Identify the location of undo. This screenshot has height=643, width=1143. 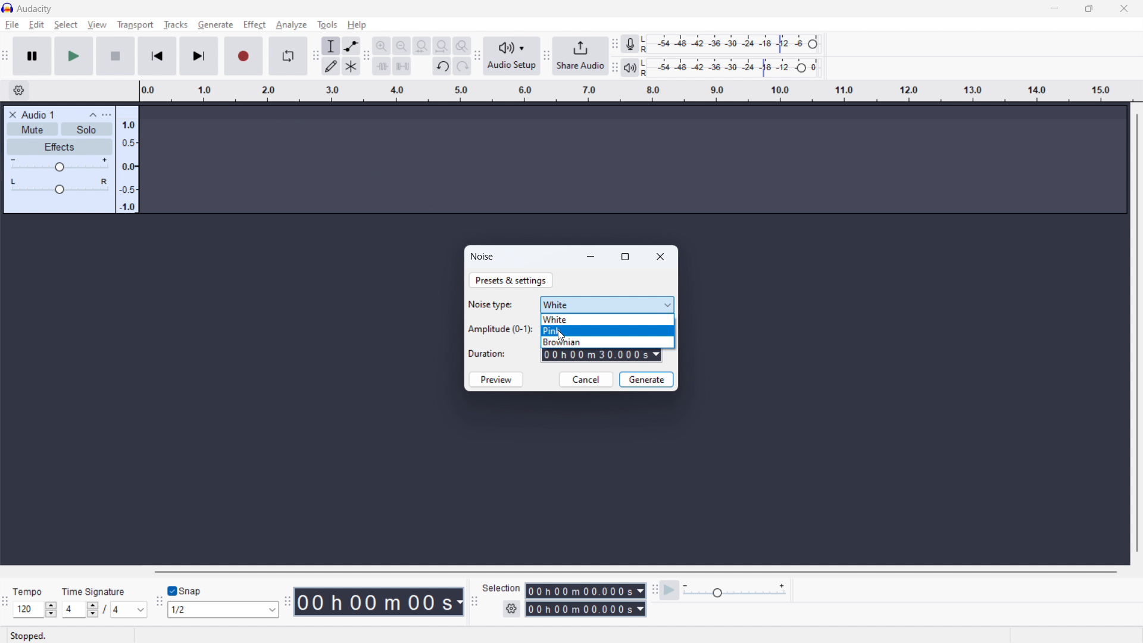
(442, 66).